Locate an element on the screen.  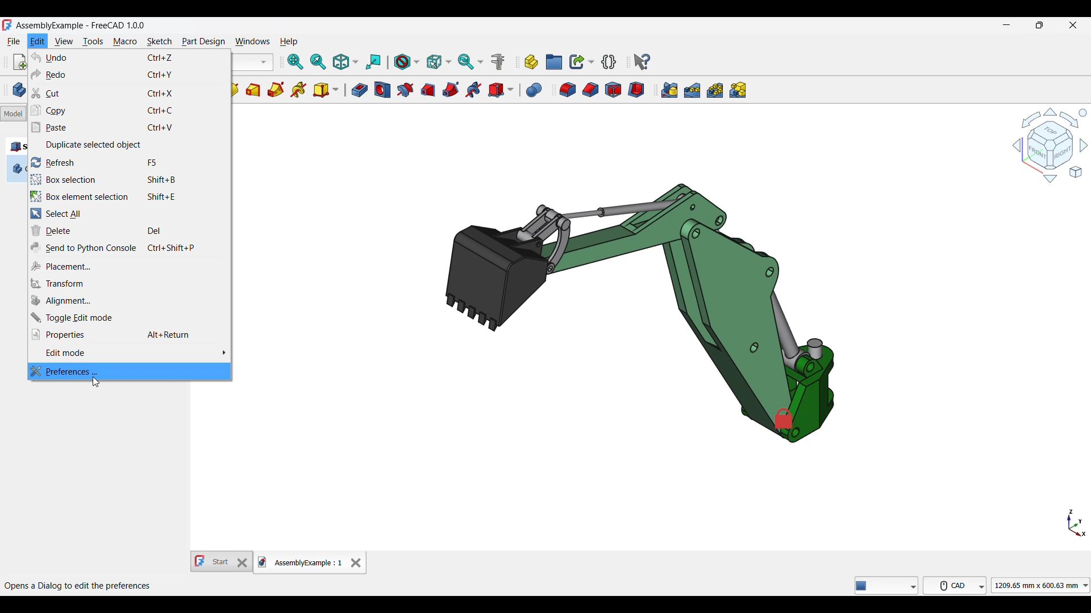
Undo is located at coordinates (130, 58).